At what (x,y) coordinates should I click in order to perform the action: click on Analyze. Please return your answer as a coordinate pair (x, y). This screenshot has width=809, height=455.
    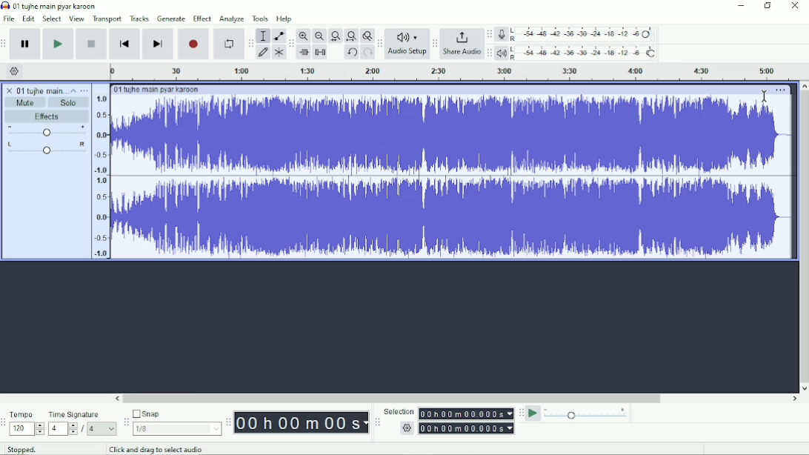
    Looking at the image, I should click on (233, 19).